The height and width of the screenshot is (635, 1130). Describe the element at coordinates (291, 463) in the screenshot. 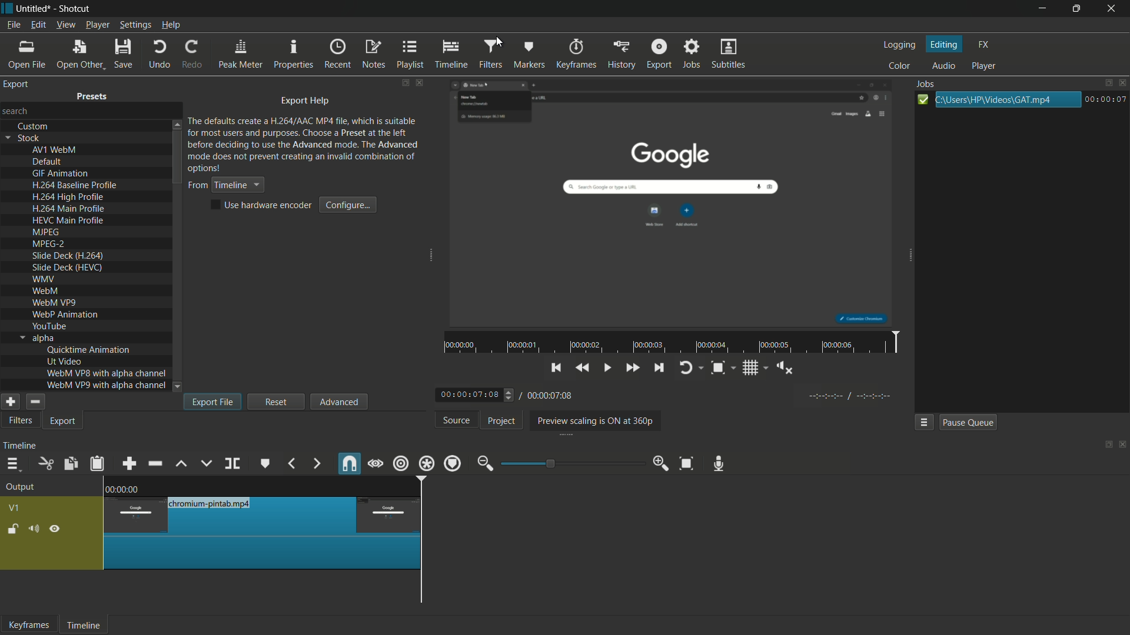

I see `previous marker` at that location.